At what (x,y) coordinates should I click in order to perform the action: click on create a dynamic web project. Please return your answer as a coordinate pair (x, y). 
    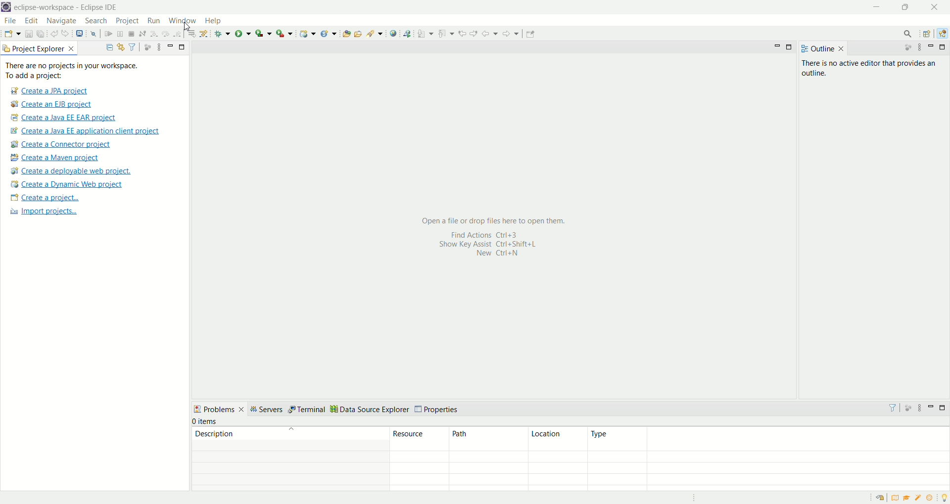
    Looking at the image, I should click on (307, 34).